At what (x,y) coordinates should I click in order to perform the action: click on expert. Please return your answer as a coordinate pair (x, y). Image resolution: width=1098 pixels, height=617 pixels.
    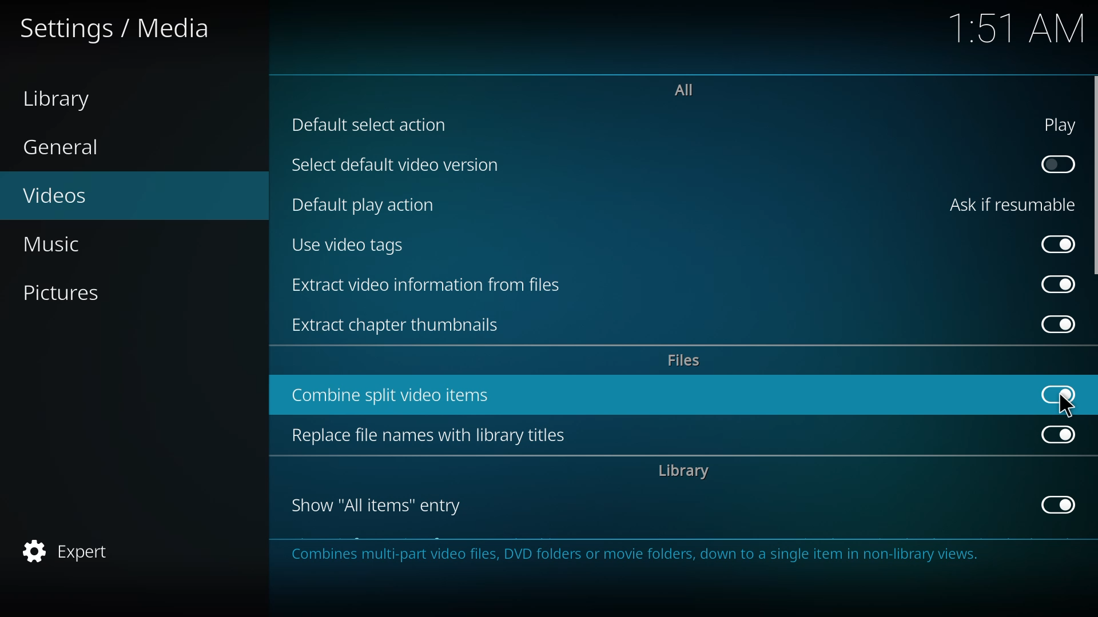
    Looking at the image, I should click on (65, 550).